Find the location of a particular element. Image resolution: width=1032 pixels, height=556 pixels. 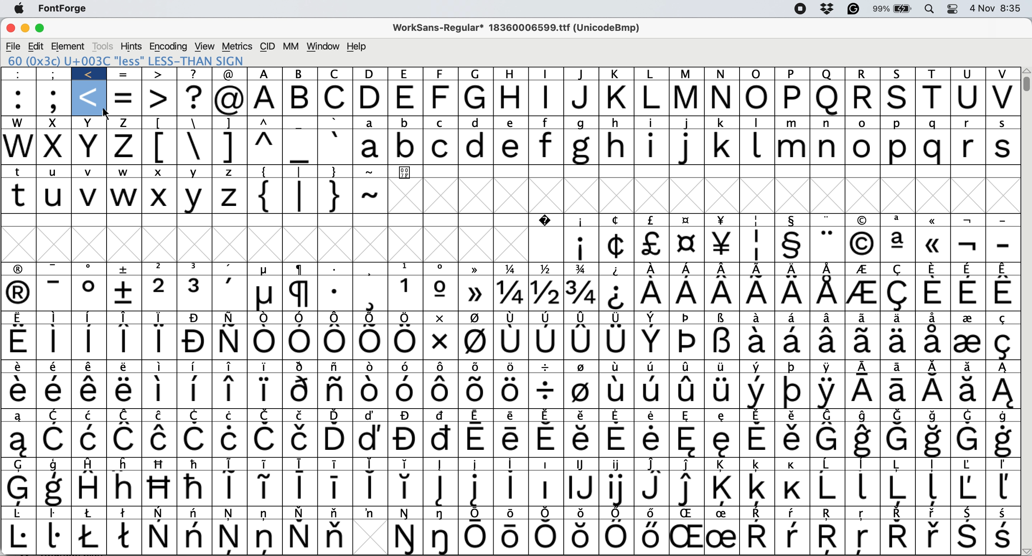

Symbol is located at coordinates (581, 464).